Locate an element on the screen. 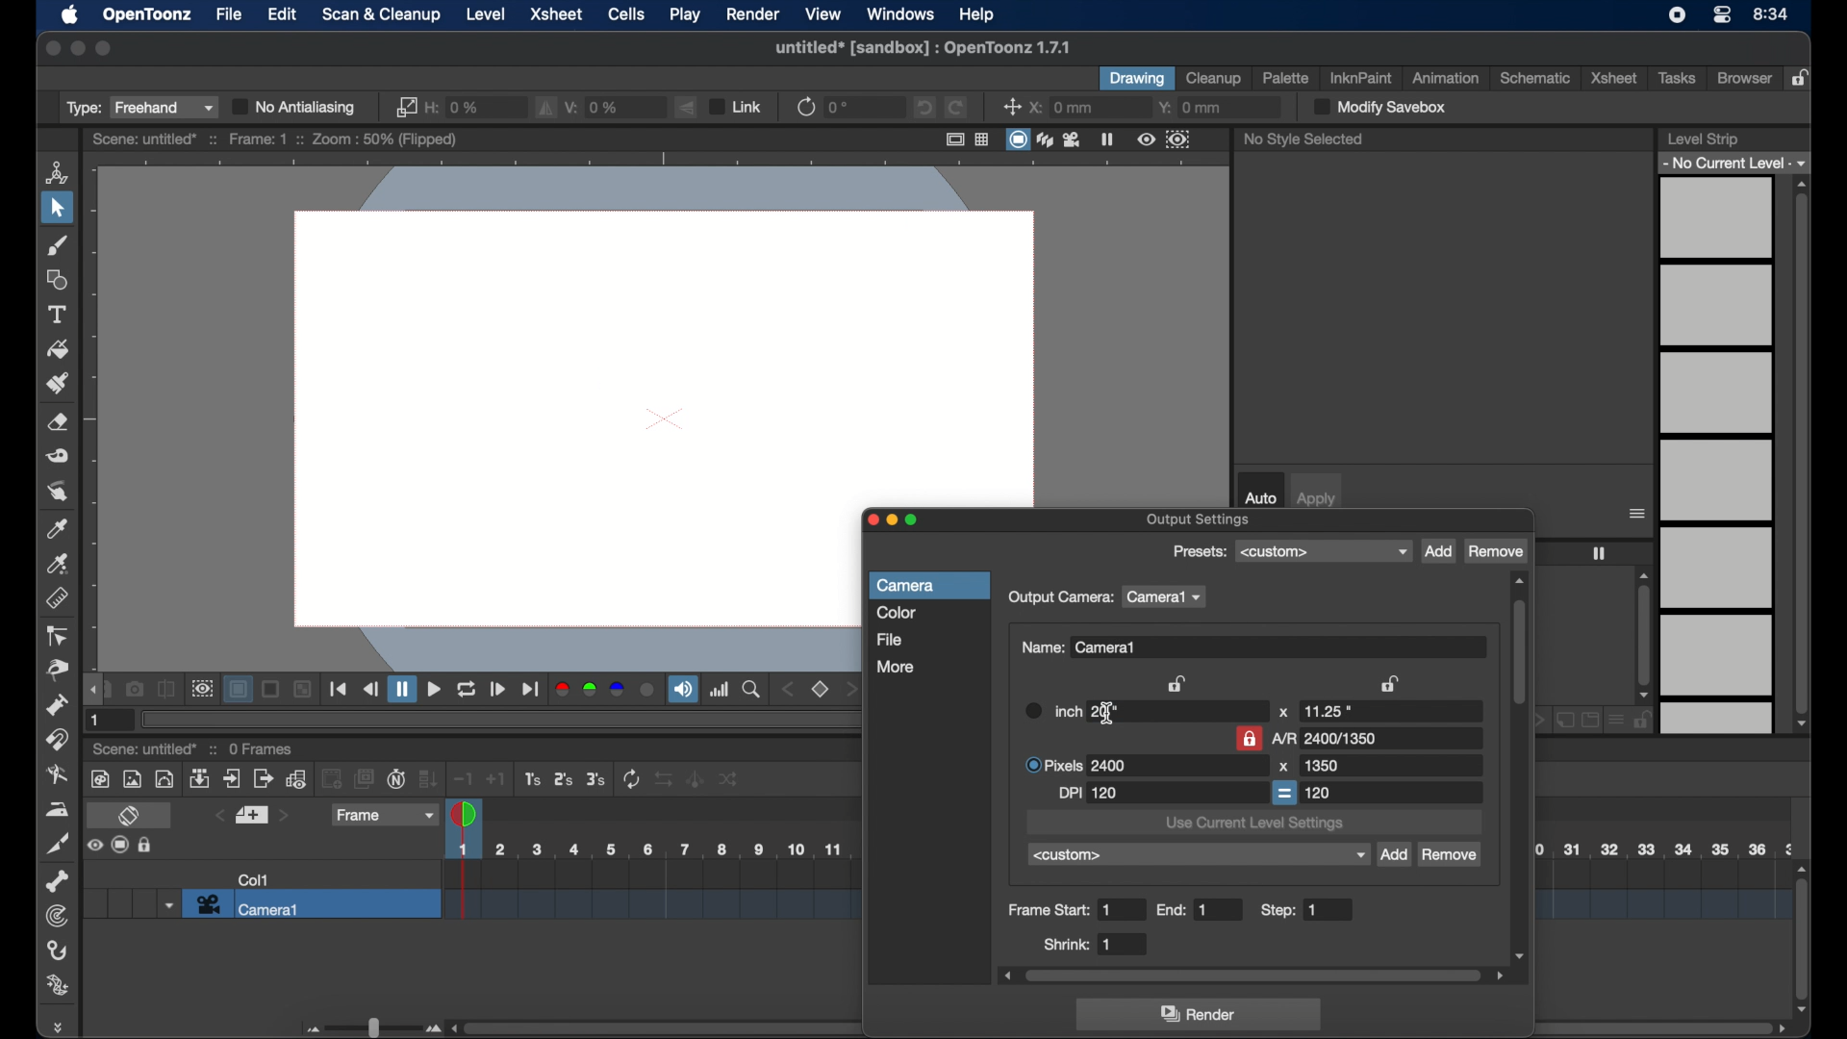 Image resolution: width=1847 pixels, height=1039 pixels. scene scale is located at coordinates (1662, 888).